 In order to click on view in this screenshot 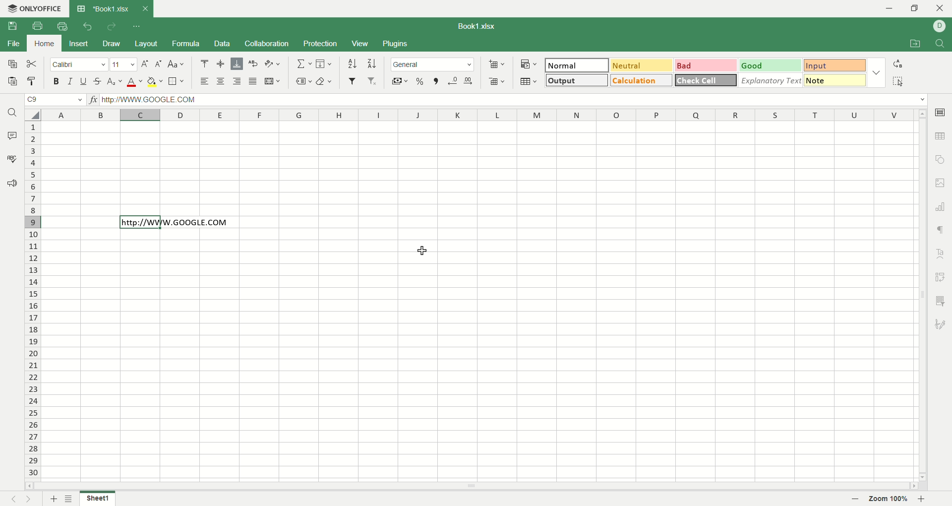, I will do `click(359, 44)`.